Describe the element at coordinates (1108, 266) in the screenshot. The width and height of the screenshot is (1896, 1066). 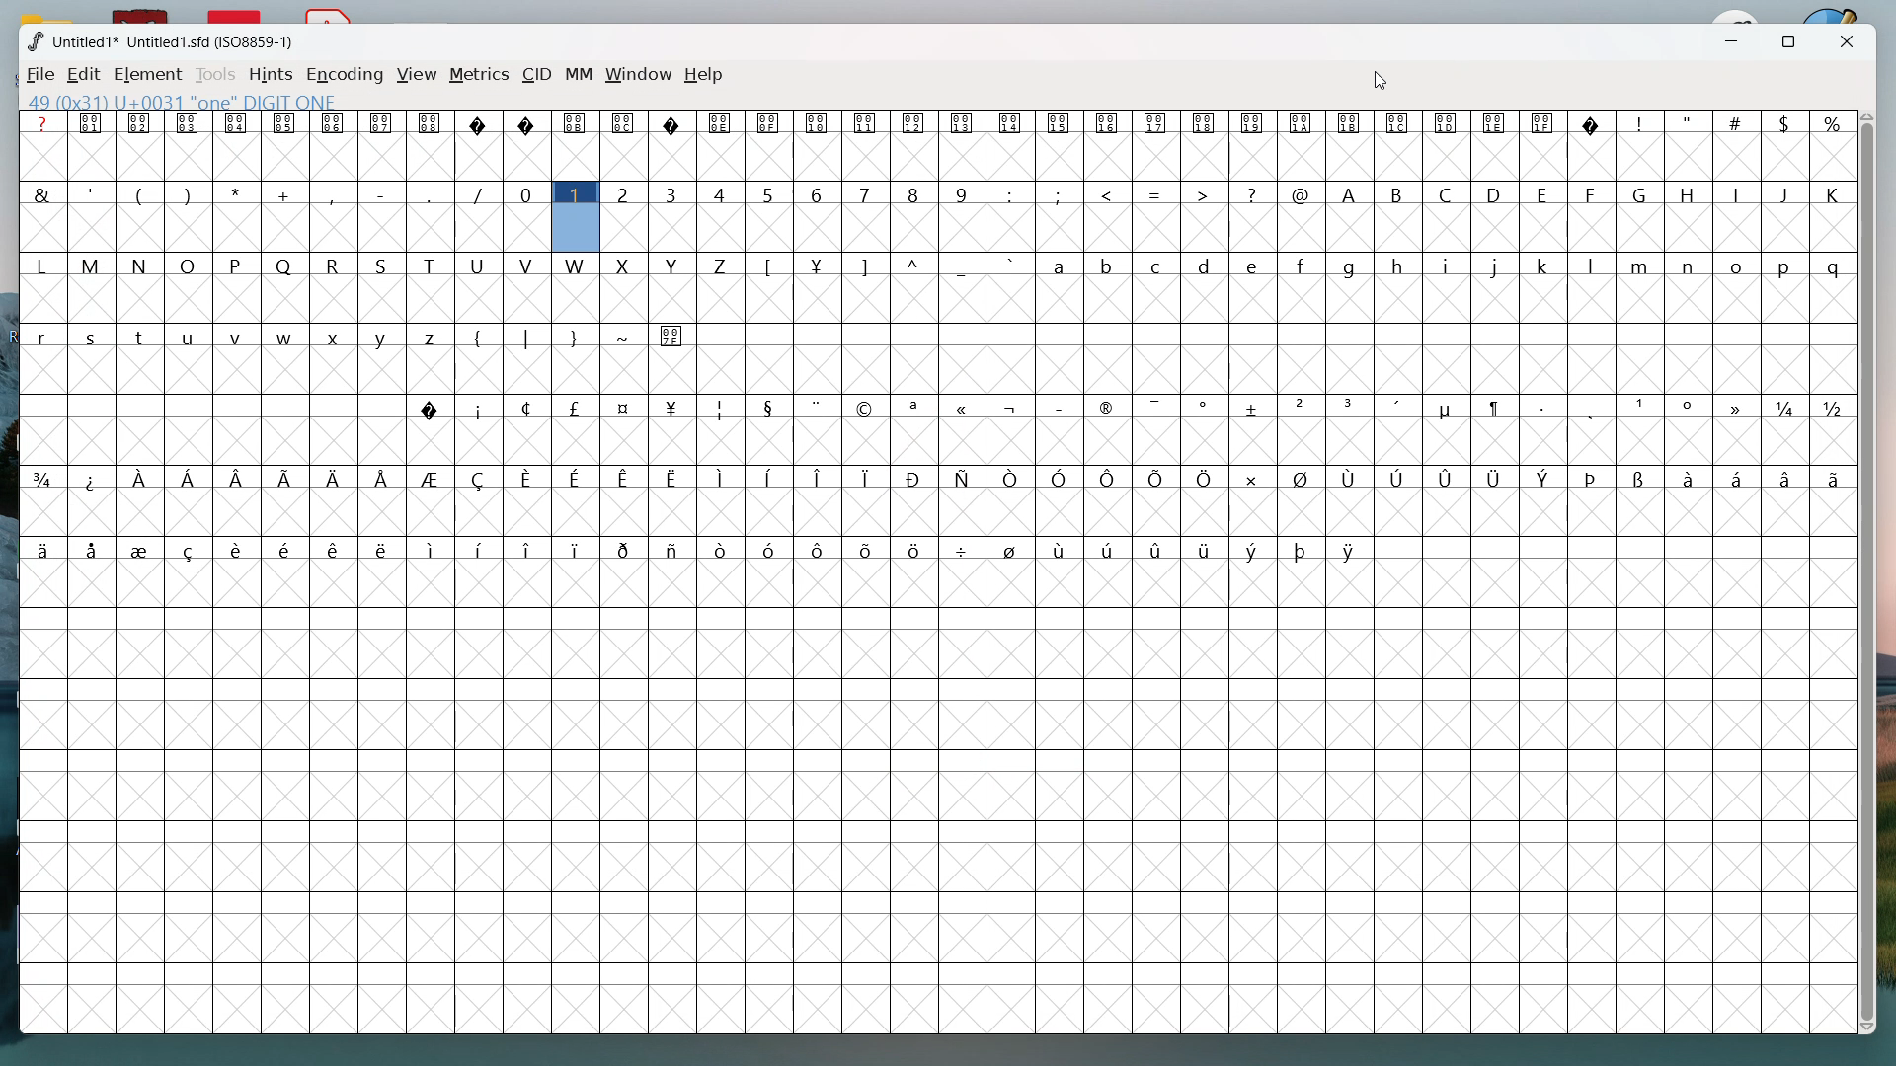
I see `b` at that location.